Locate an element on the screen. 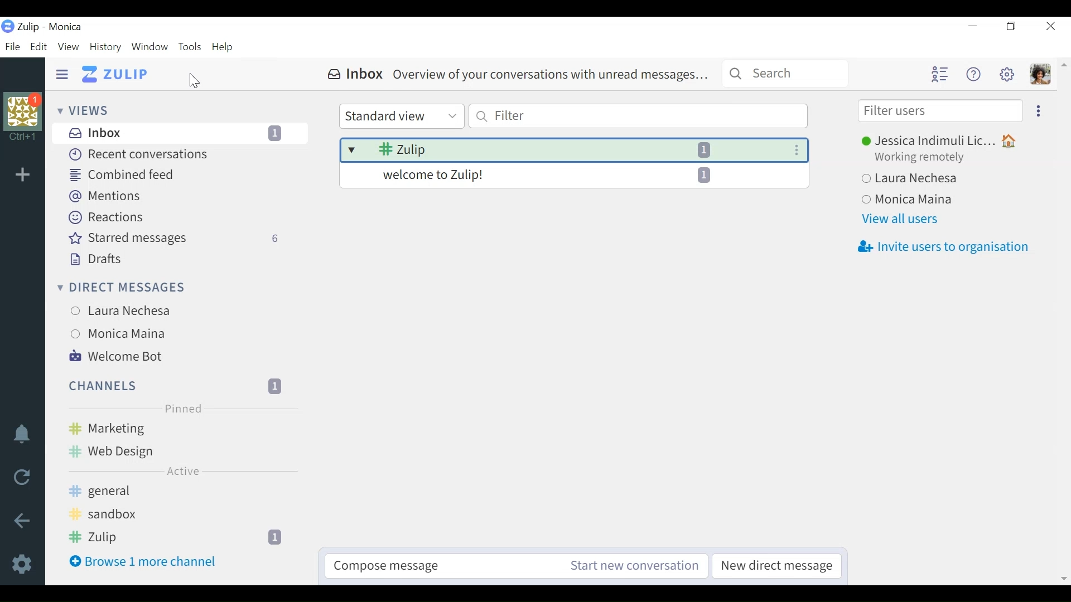  Channel is located at coordinates (181, 494).